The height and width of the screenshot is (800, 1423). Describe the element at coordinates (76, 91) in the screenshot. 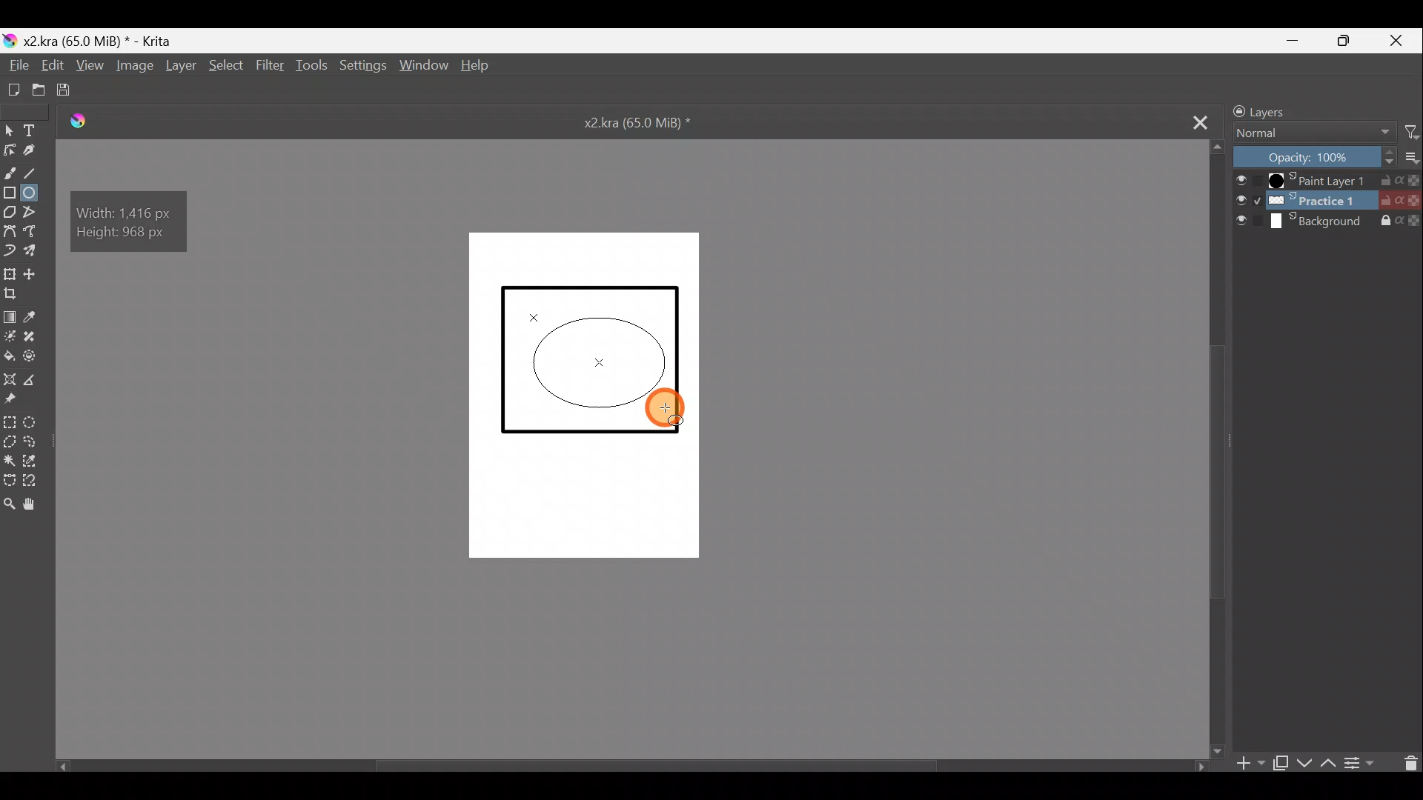

I see `Save` at that location.